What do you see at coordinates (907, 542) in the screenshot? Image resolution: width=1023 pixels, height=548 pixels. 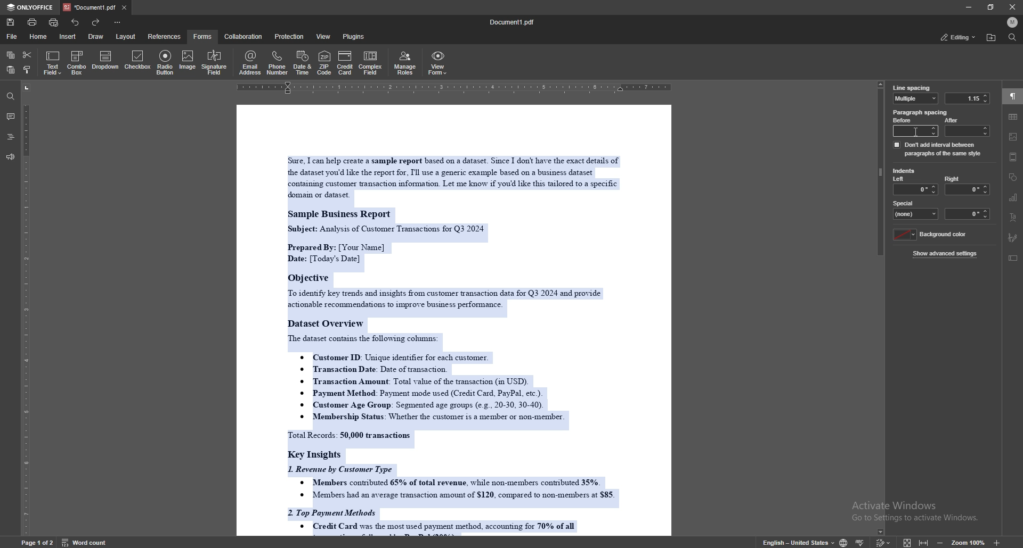 I see `fit to screen` at bounding box center [907, 542].